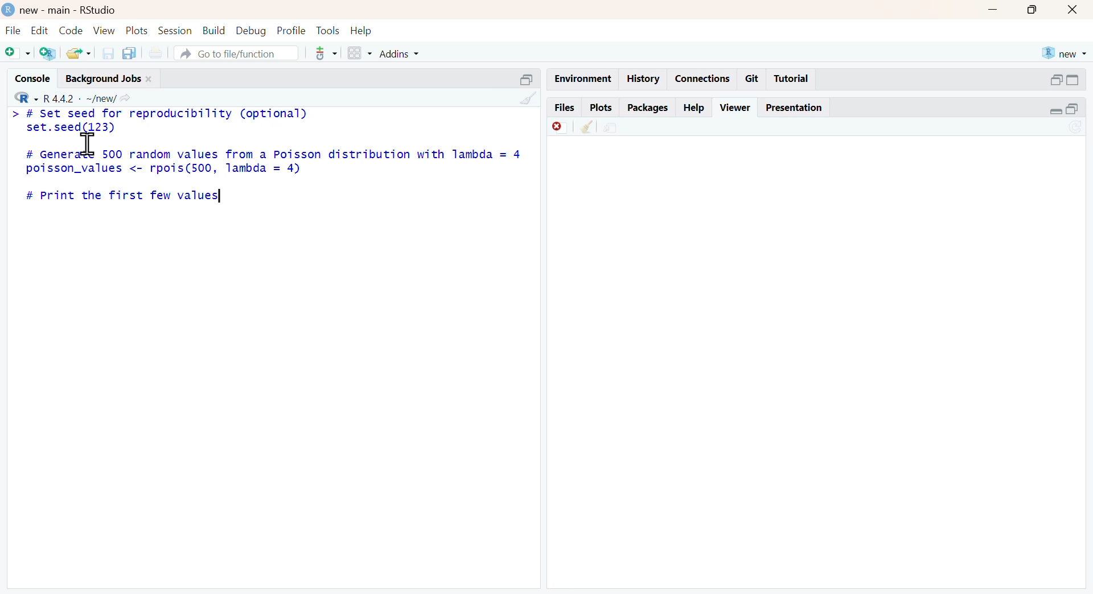  Describe the element at coordinates (68, 11) in the screenshot. I see `new - main - RStudio` at that location.